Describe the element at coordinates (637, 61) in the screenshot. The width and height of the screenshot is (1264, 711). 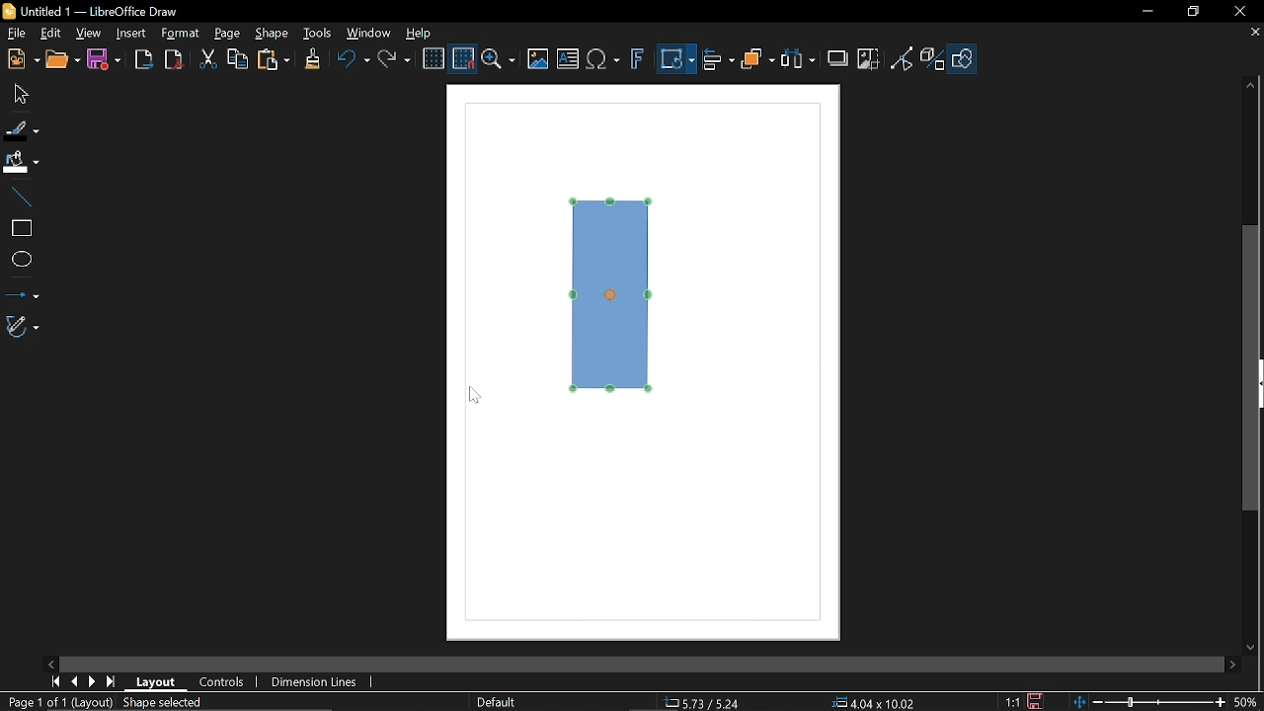
I see `Insert fontwork` at that location.